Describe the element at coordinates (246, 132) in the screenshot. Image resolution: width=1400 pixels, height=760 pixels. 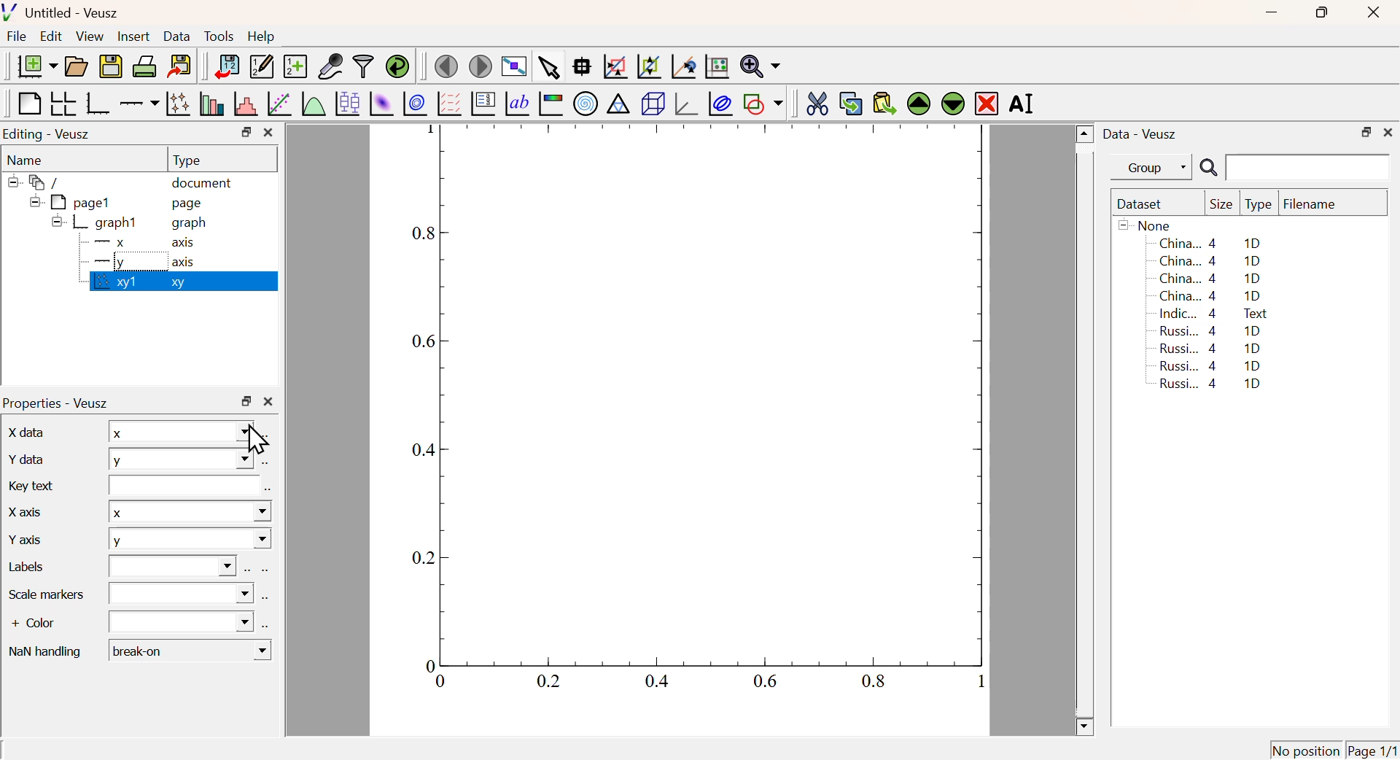
I see `Restore Down` at that location.